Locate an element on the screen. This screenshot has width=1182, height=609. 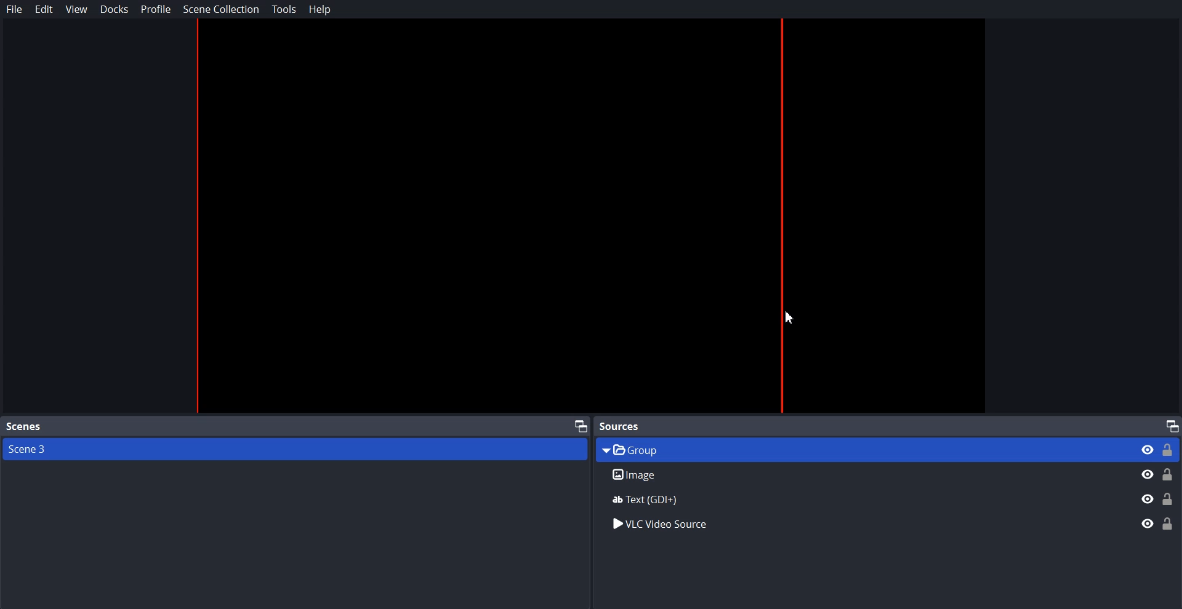
Help is located at coordinates (320, 9).